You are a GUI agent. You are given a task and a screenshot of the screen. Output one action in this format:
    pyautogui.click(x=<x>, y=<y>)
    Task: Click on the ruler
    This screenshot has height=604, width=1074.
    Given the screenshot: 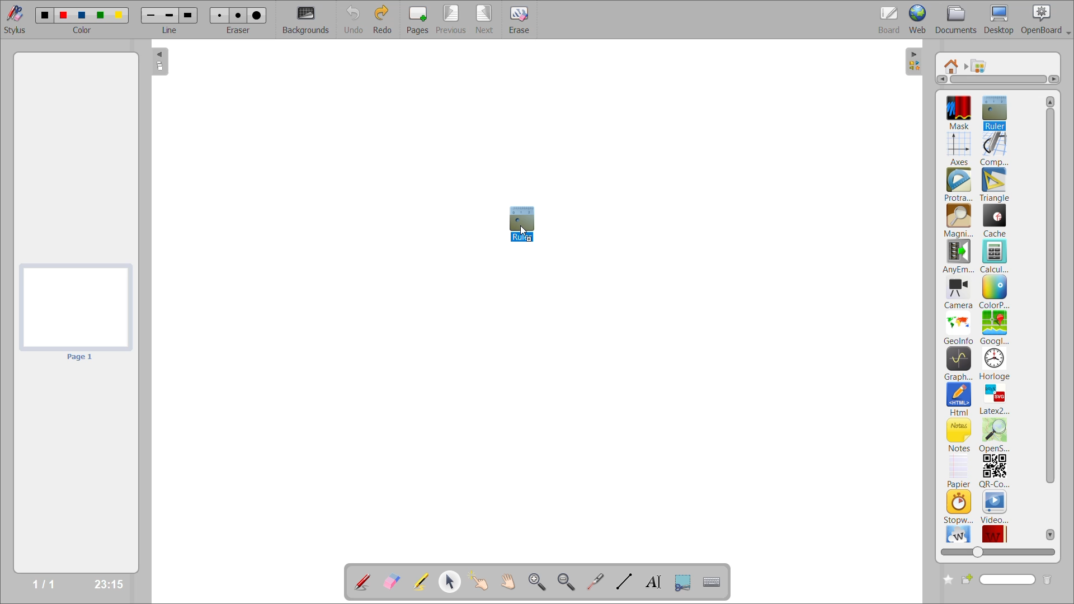 What is the action you would take?
    pyautogui.click(x=993, y=111)
    